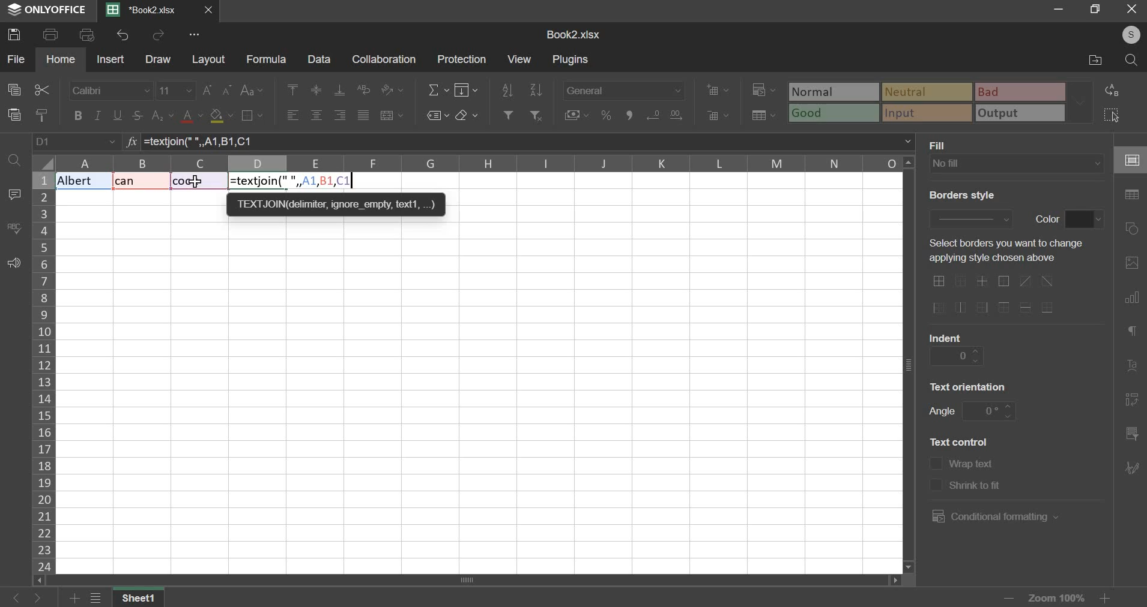  What do you see at coordinates (465, 581) in the screenshot?
I see `scroll bar` at bounding box center [465, 581].